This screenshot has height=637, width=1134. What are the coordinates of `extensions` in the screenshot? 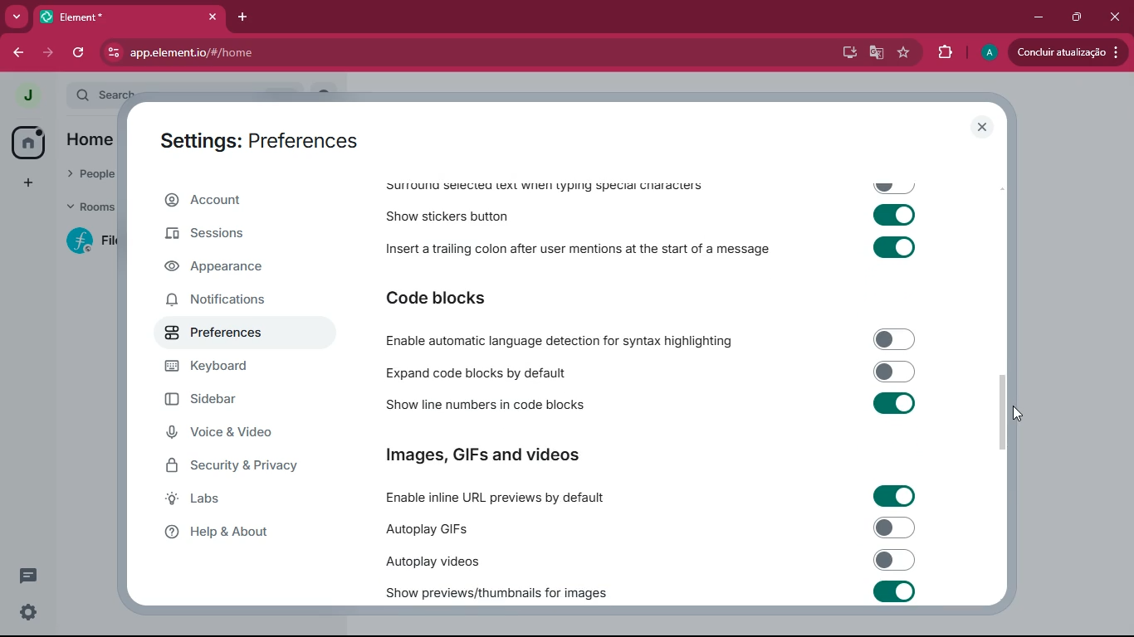 It's located at (942, 52).